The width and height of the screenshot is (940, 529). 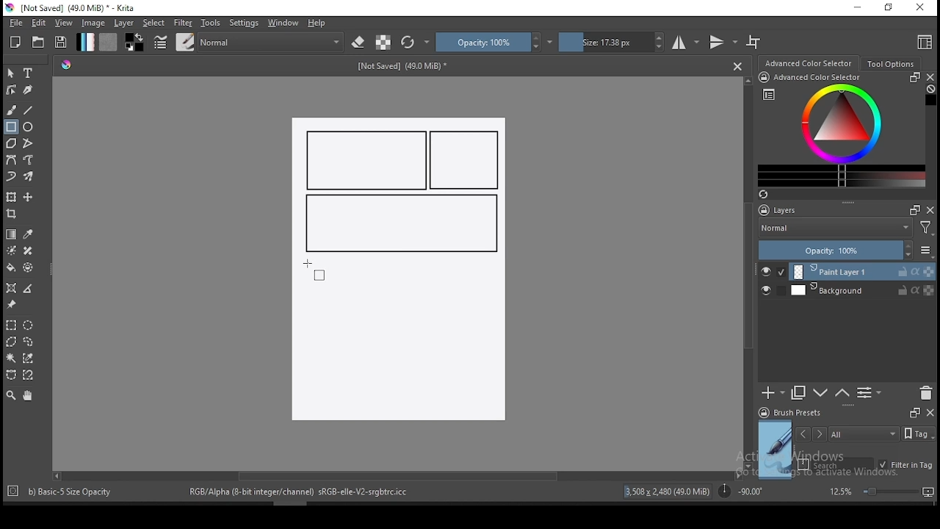 I want to click on tools, so click(x=211, y=23).